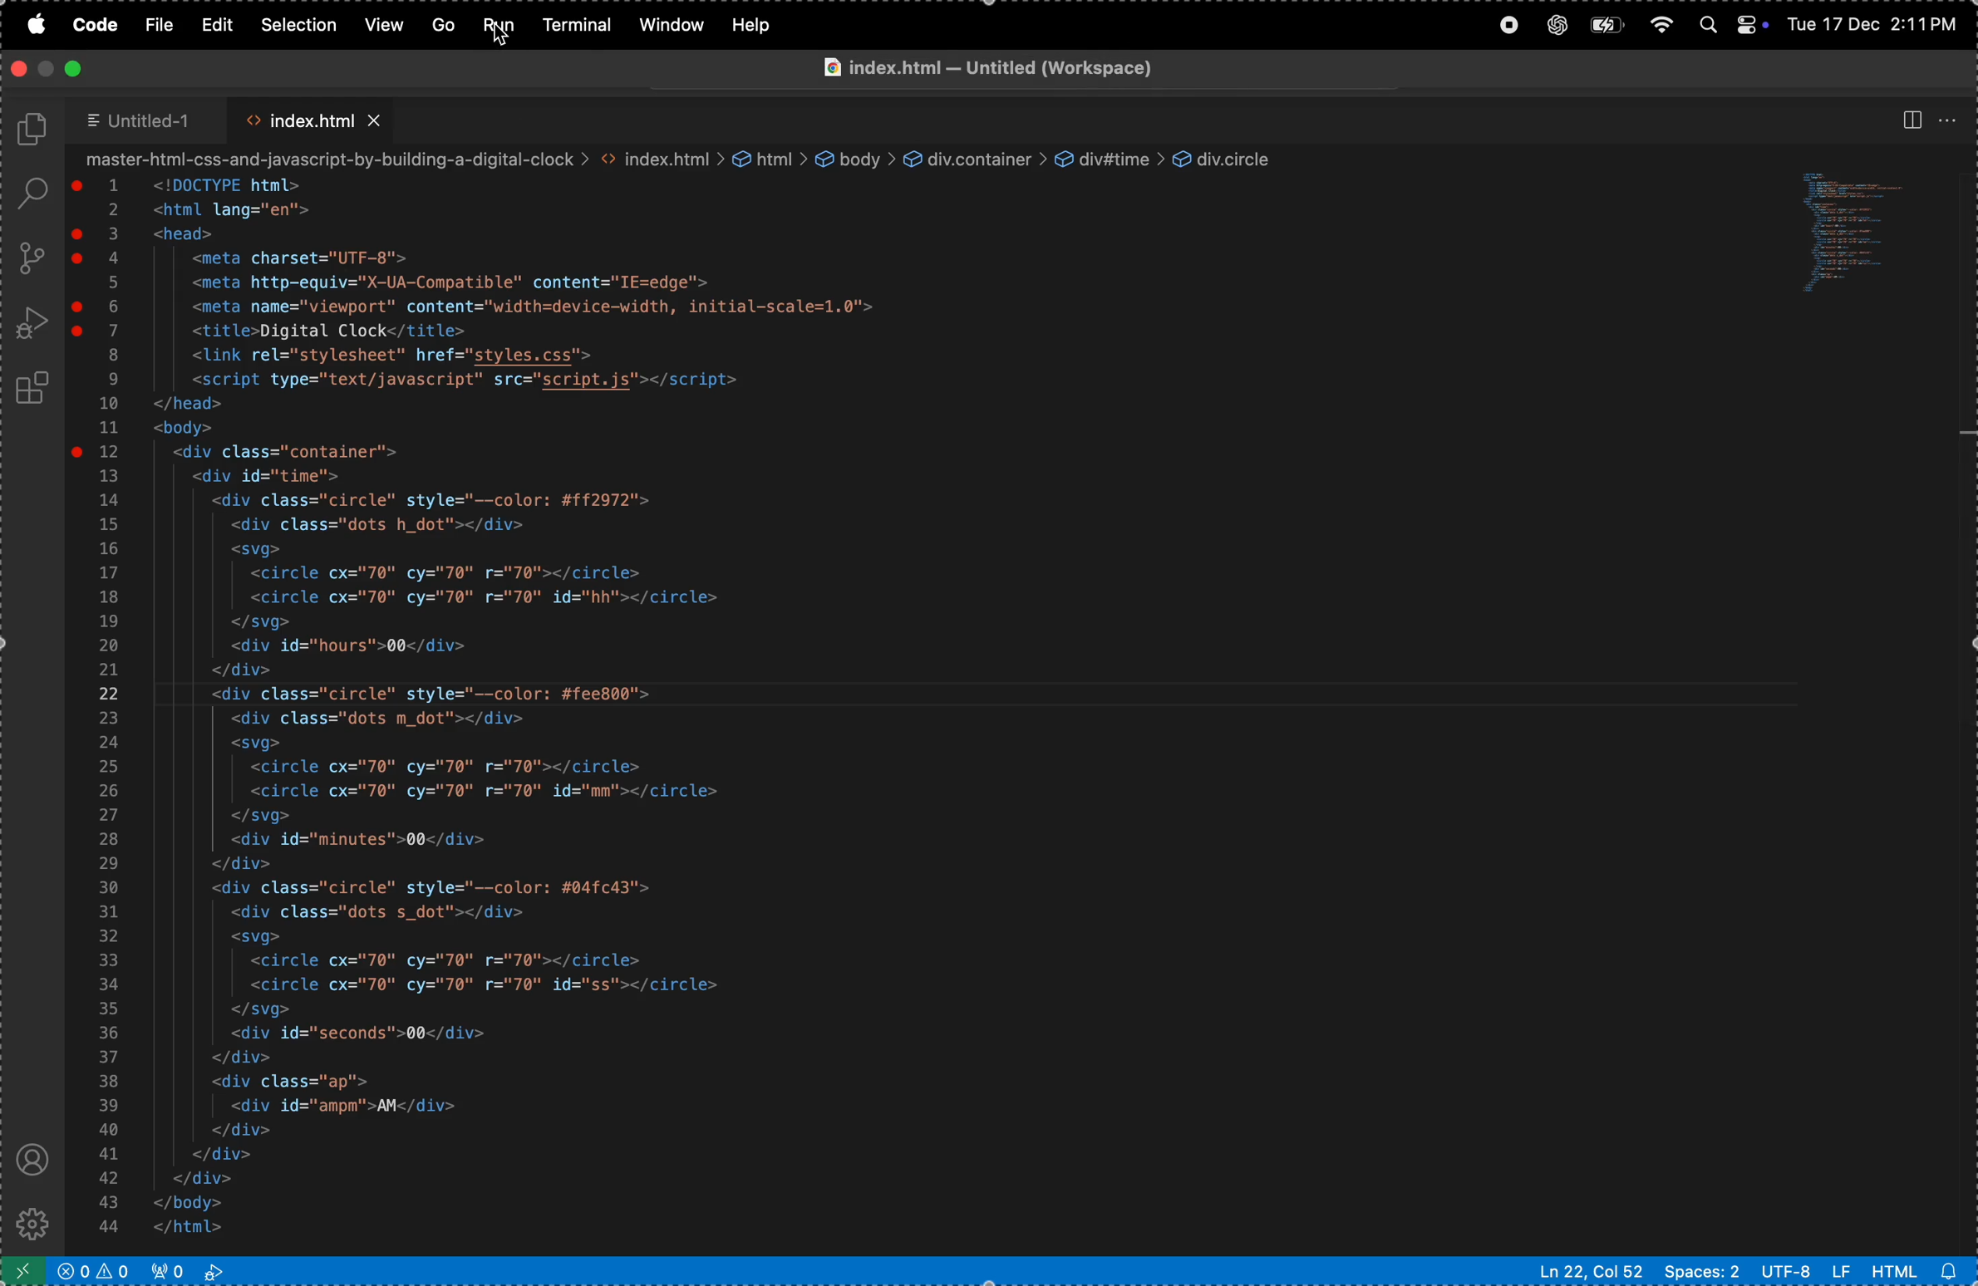 This screenshot has width=1978, height=1286. What do you see at coordinates (499, 25) in the screenshot?
I see `run` at bounding box center [499, 25].